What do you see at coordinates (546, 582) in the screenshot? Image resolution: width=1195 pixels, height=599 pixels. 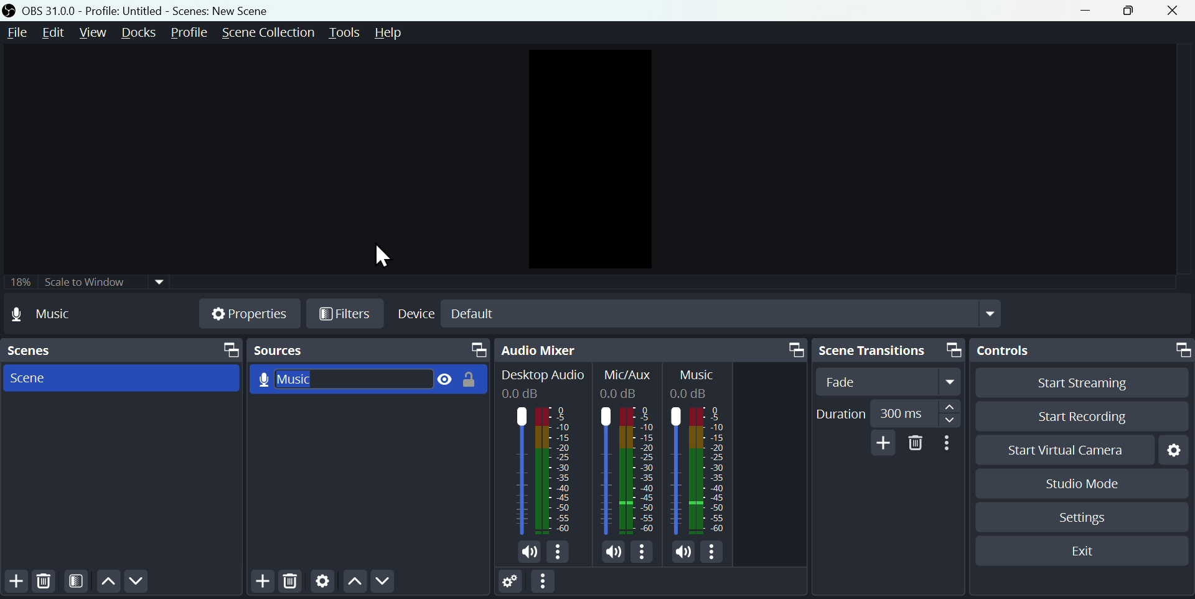 I see `More options` at bounding box center [546, 582].